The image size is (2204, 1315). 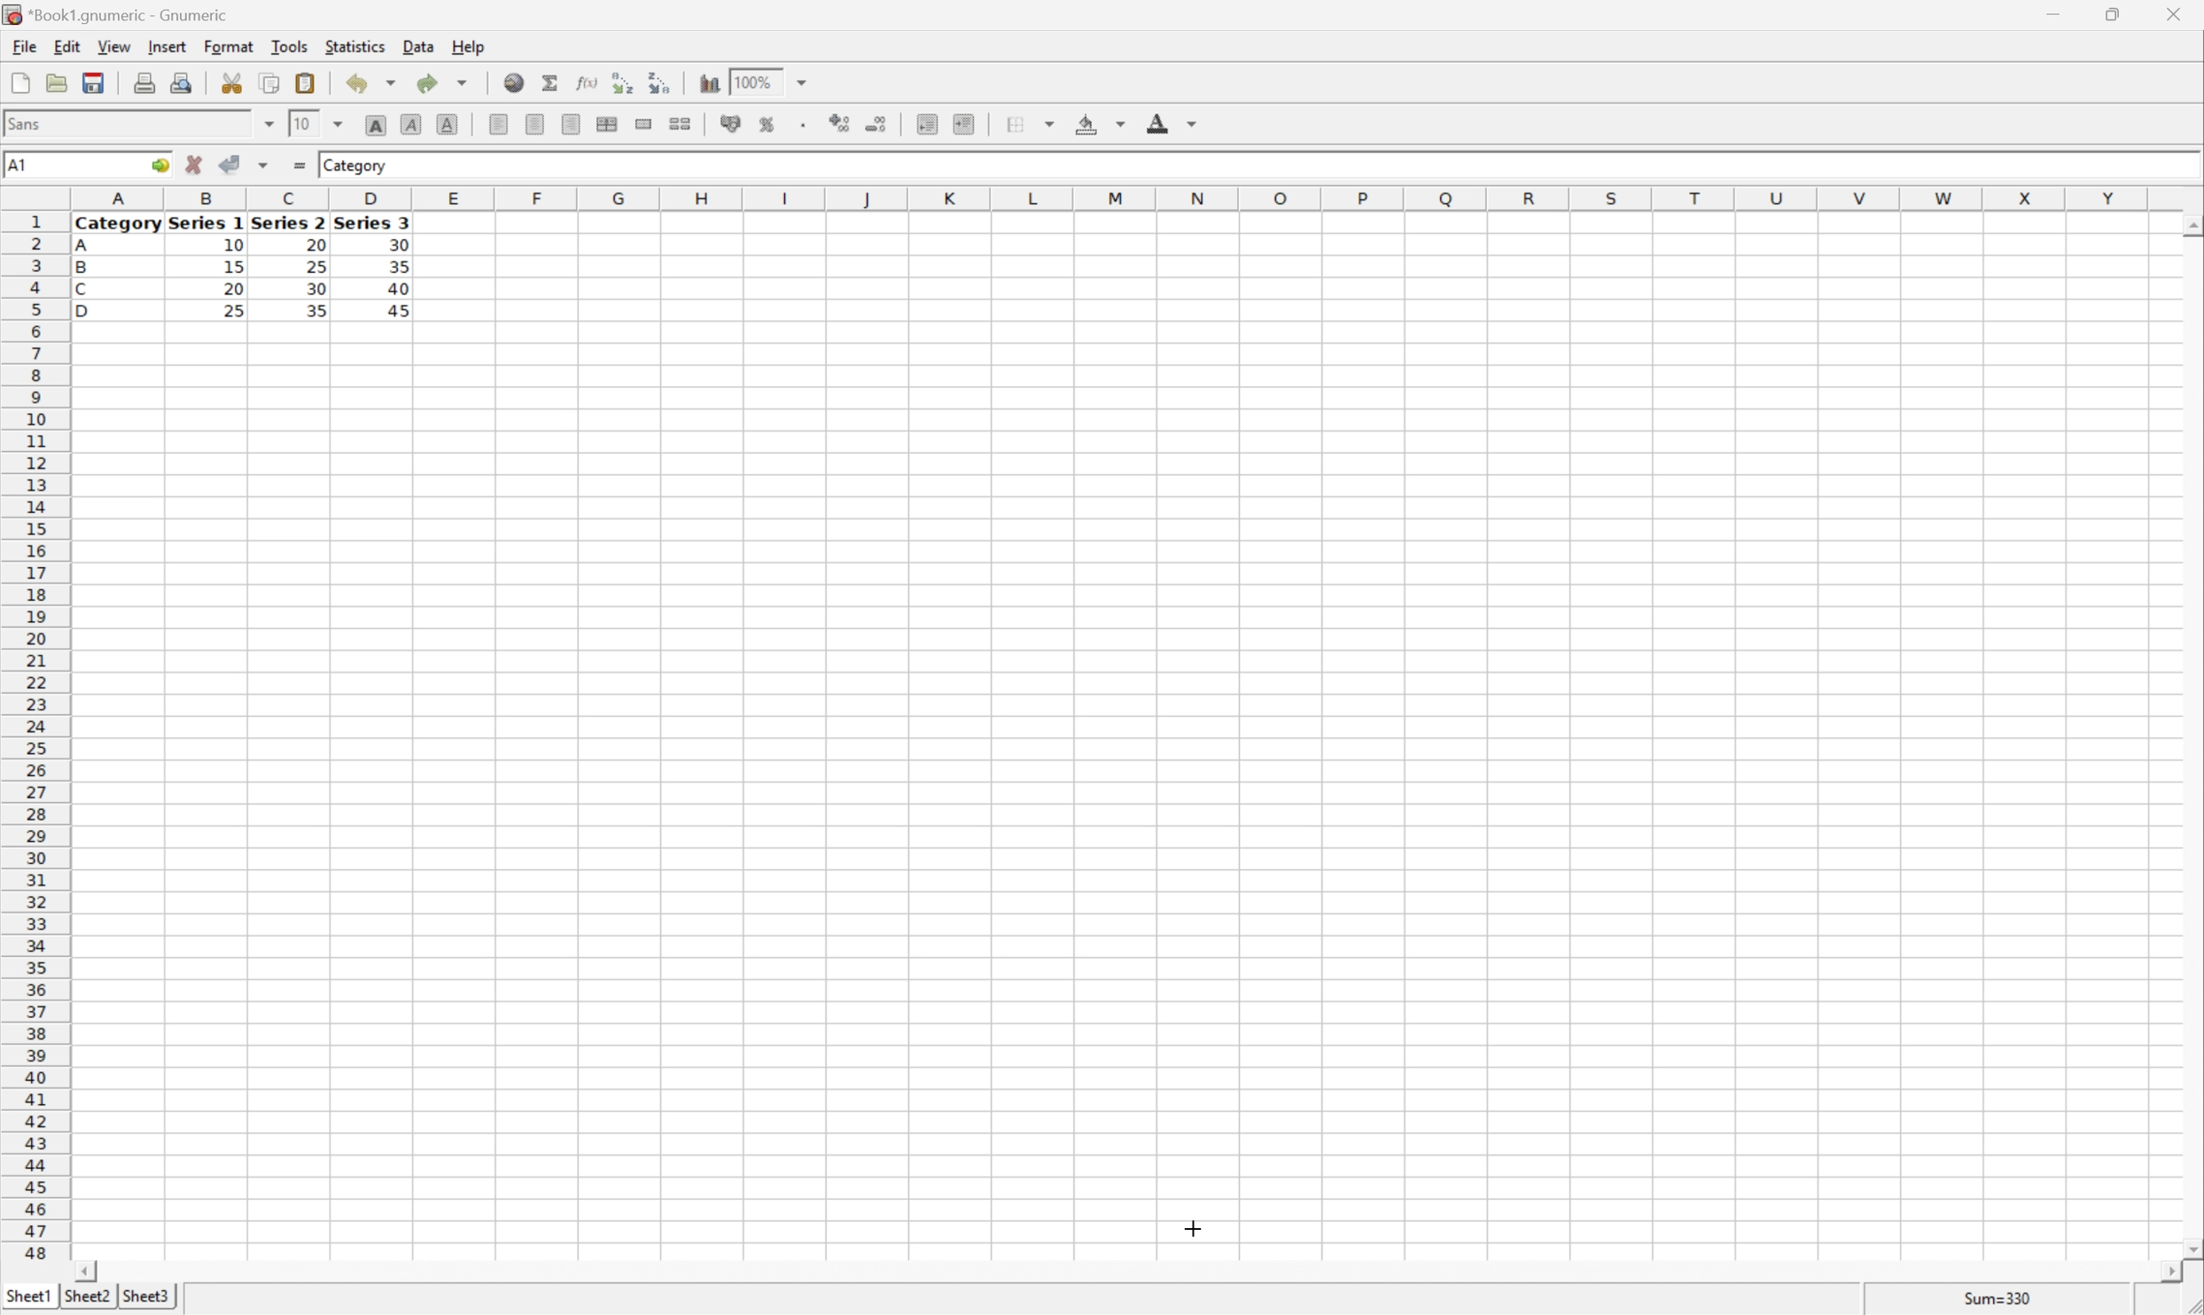 I want to click on Undo, so click(x=372, y=80).